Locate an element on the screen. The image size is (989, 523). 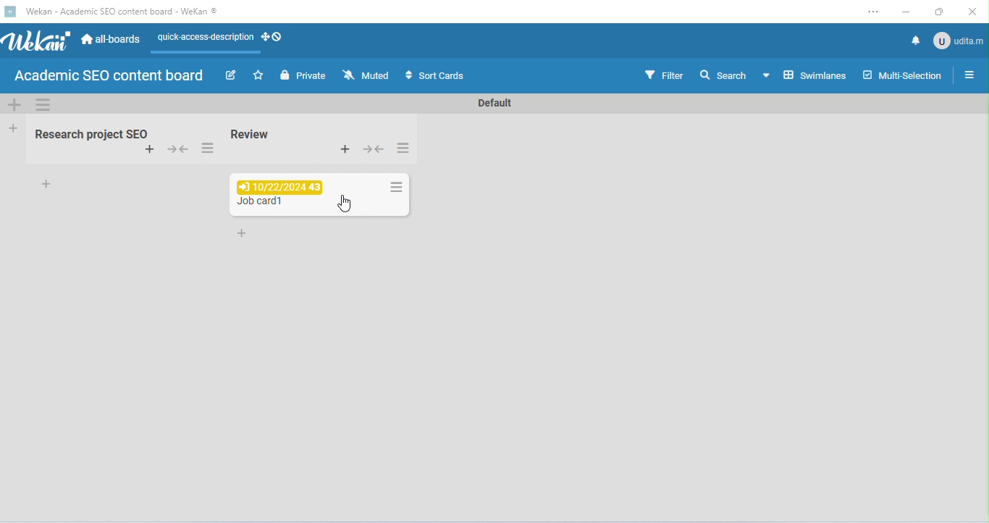
star this board is located at coordinates (259, 75).